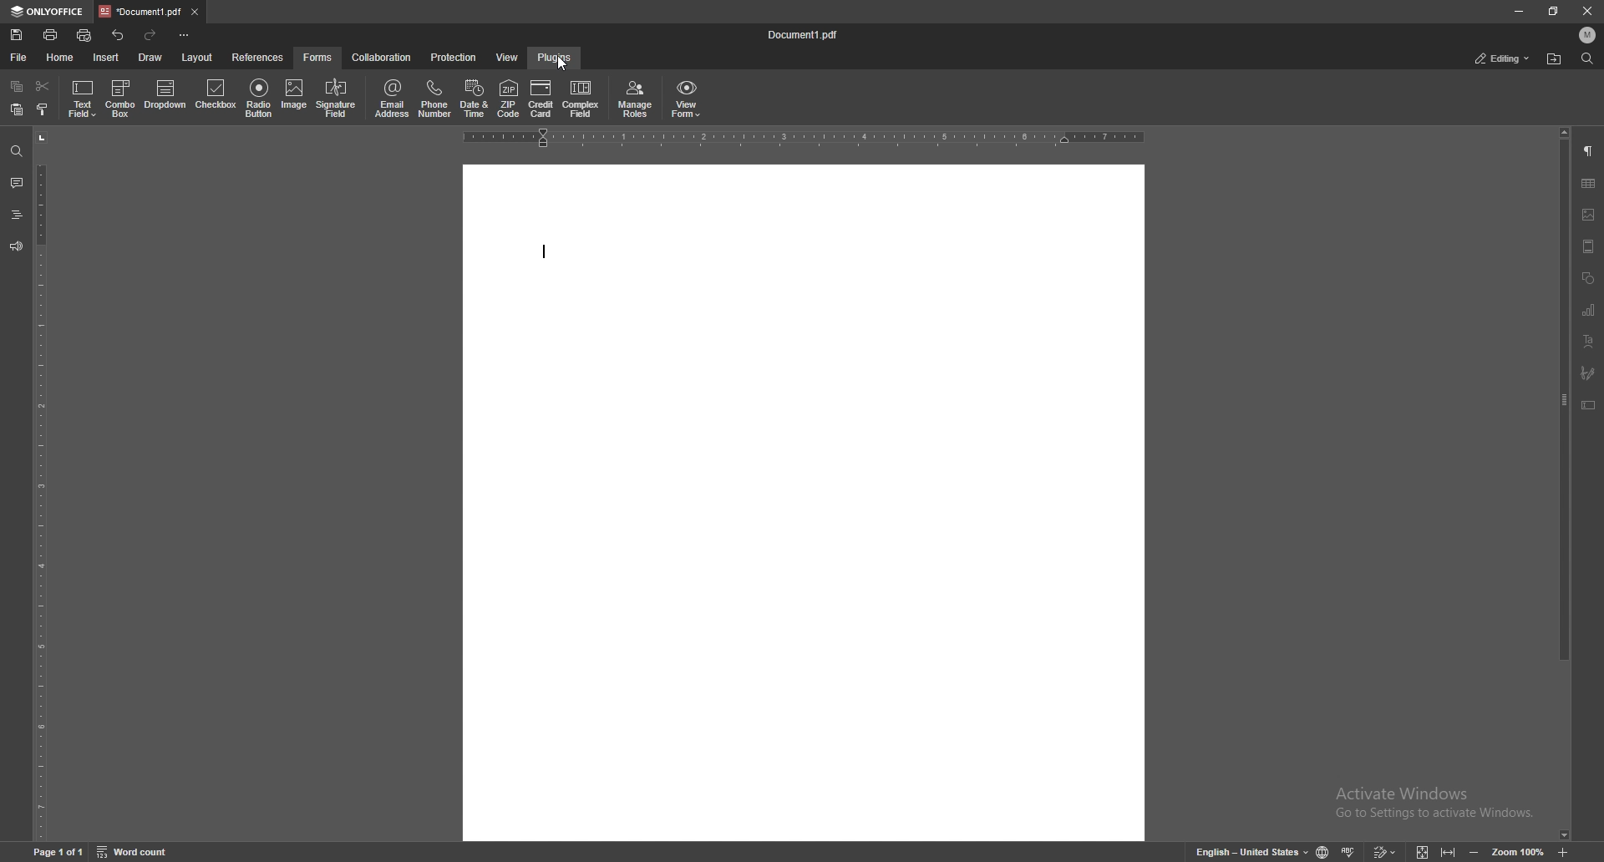  What do you see at coordinates (1504, 58) in the screenshot?
I see `status` at bounding box center [1504, 58].